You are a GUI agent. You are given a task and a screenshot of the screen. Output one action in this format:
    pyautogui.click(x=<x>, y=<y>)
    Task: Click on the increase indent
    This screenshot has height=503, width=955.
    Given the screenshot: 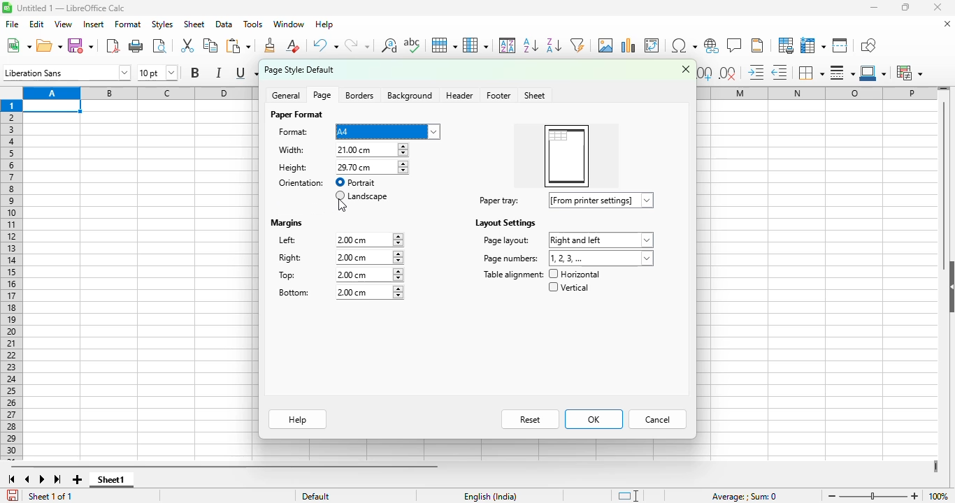 What is the action you would take?
    pyautogui.click(x=756, y=72)
    